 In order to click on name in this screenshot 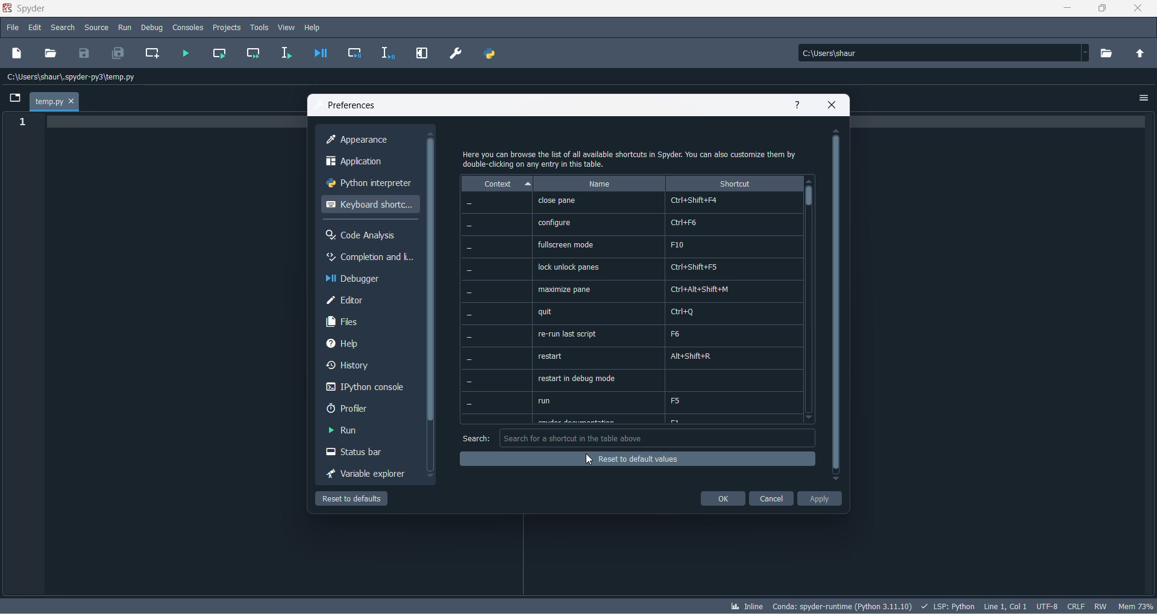, I will do `click(600, 182)`.